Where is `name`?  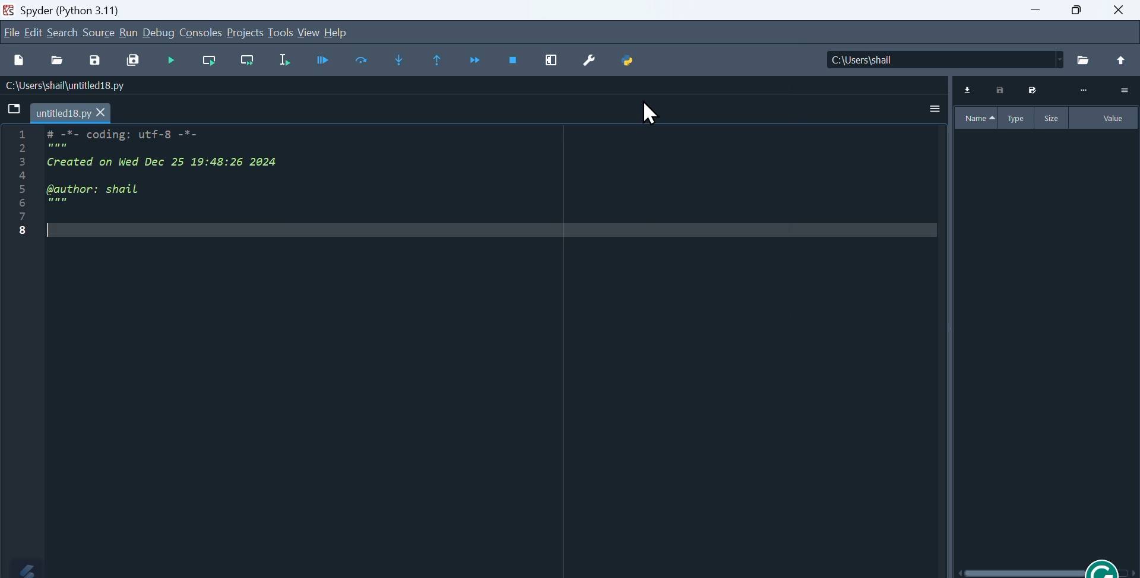
name is located at coordinates (978, 117).